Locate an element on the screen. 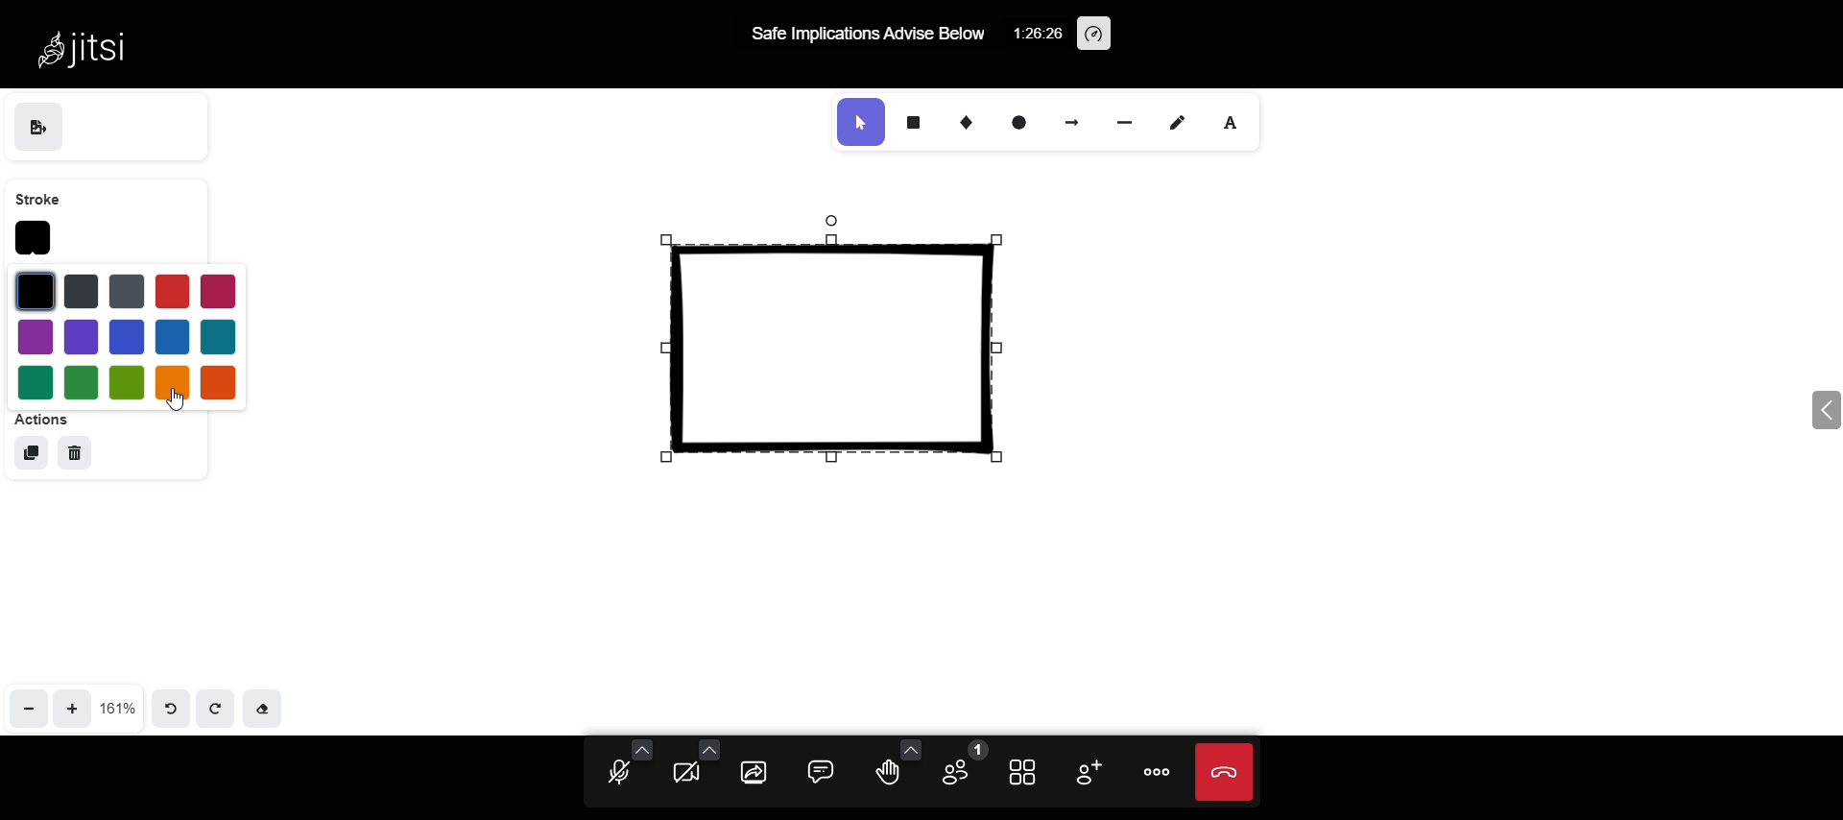  participants is located at coordinates (963, 765).